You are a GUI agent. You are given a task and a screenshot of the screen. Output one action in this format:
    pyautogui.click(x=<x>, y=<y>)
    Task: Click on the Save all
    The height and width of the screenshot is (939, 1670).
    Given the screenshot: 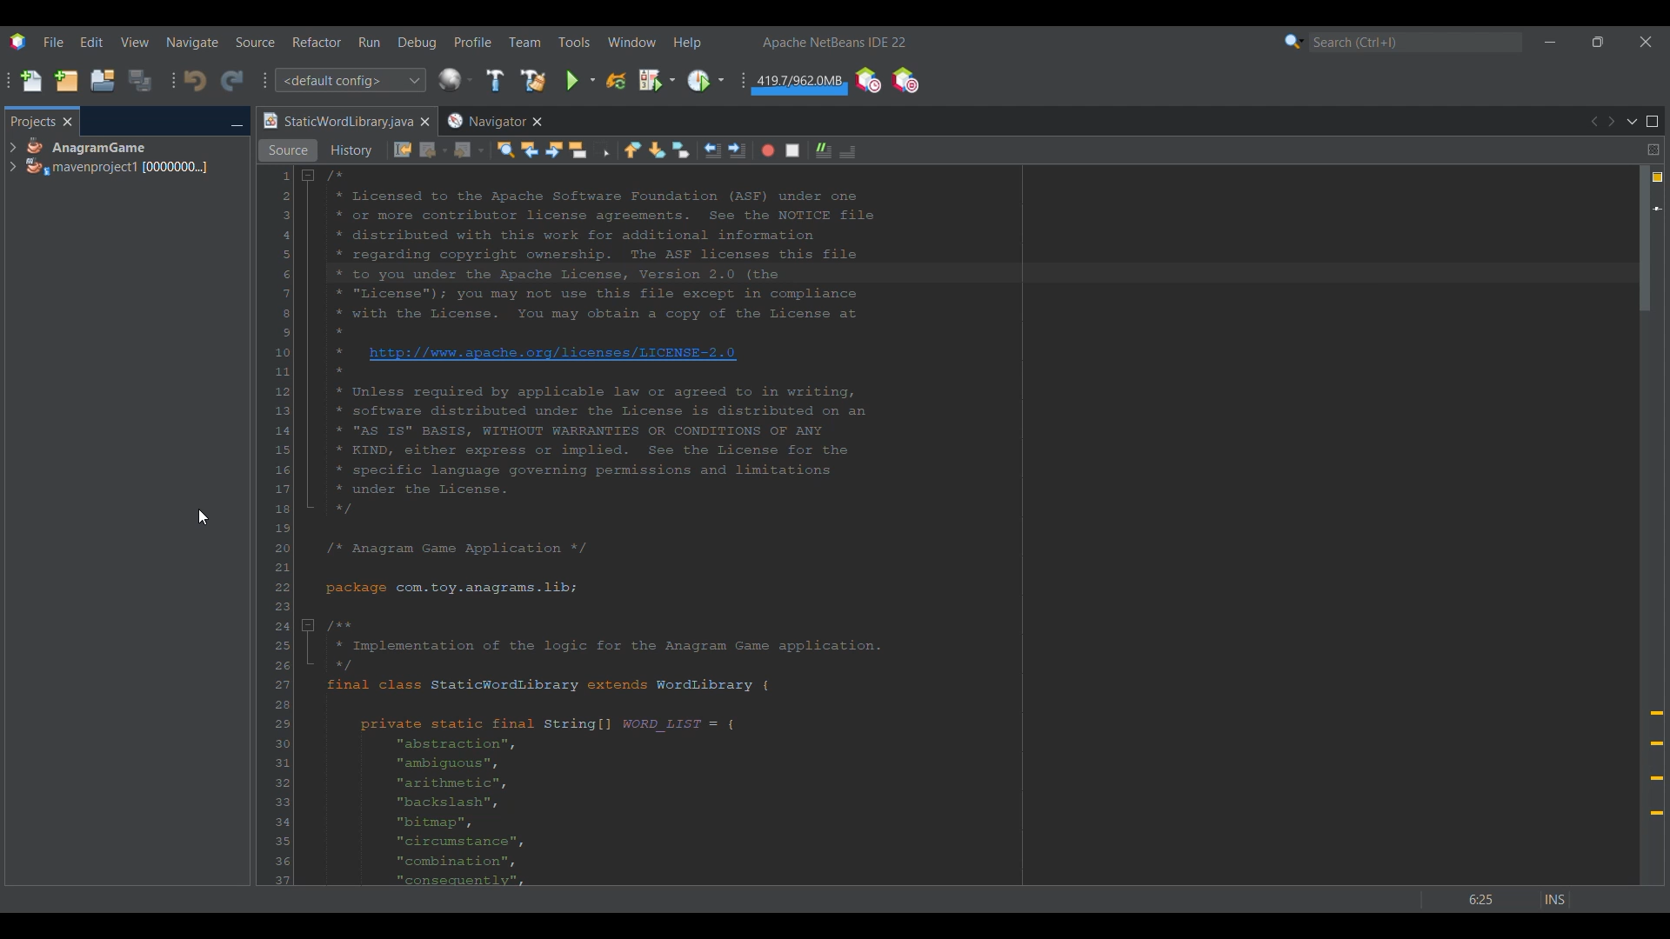 What is the action you would take?
    pyautogui.click(x=140, y=80)
    